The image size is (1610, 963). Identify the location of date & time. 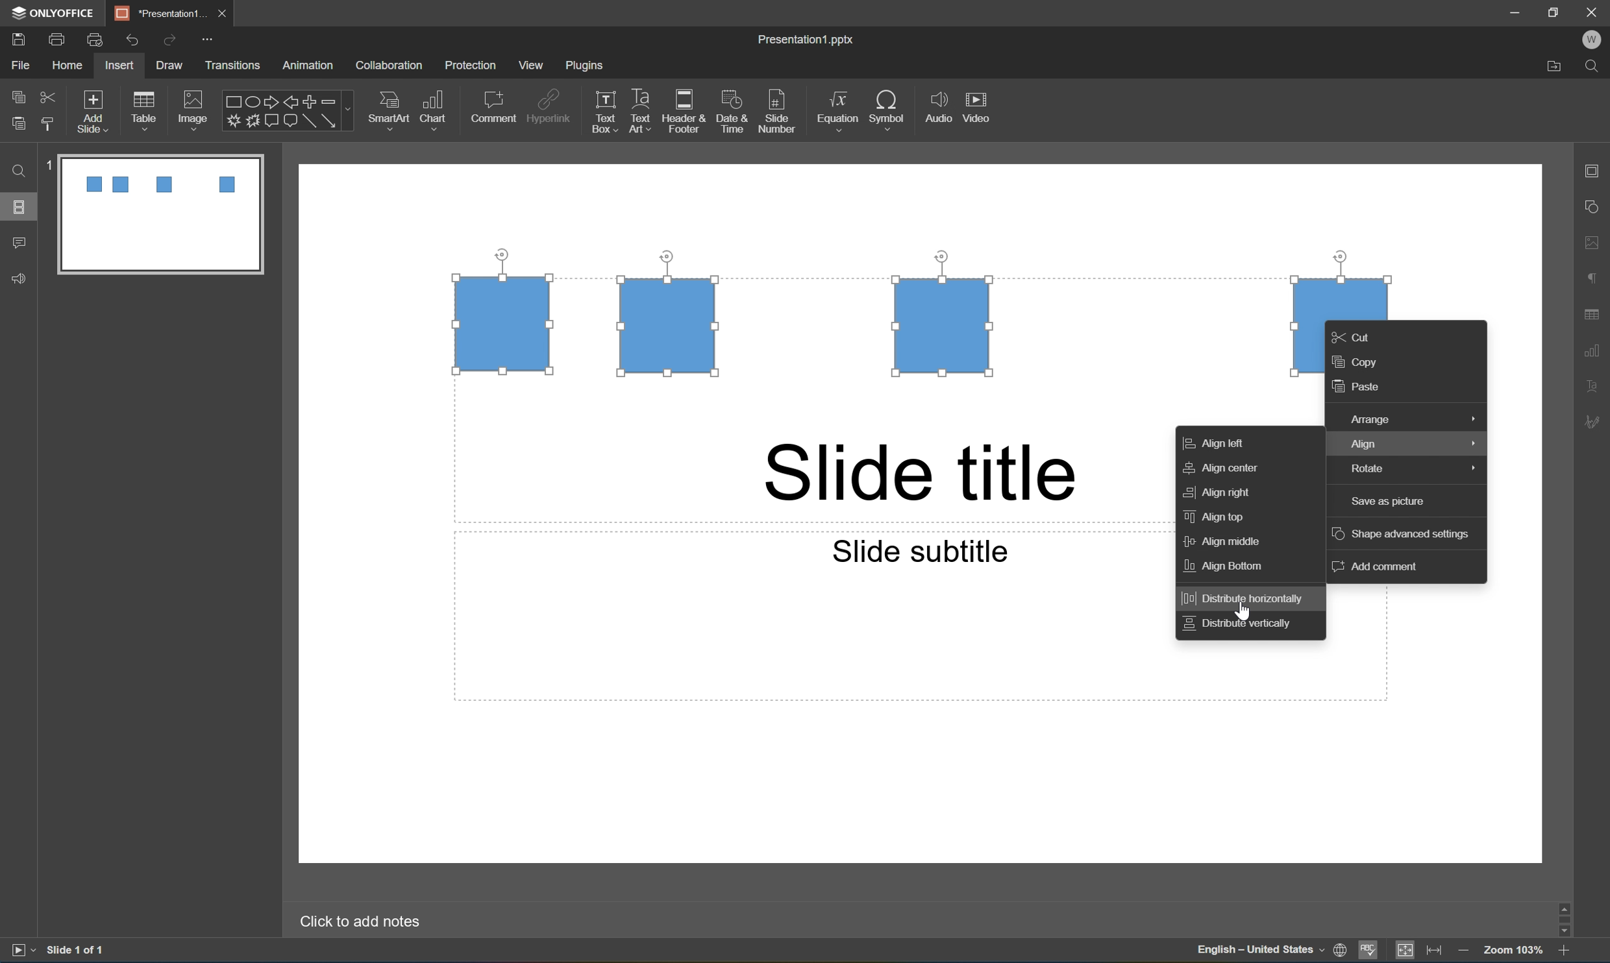
(735, 114).